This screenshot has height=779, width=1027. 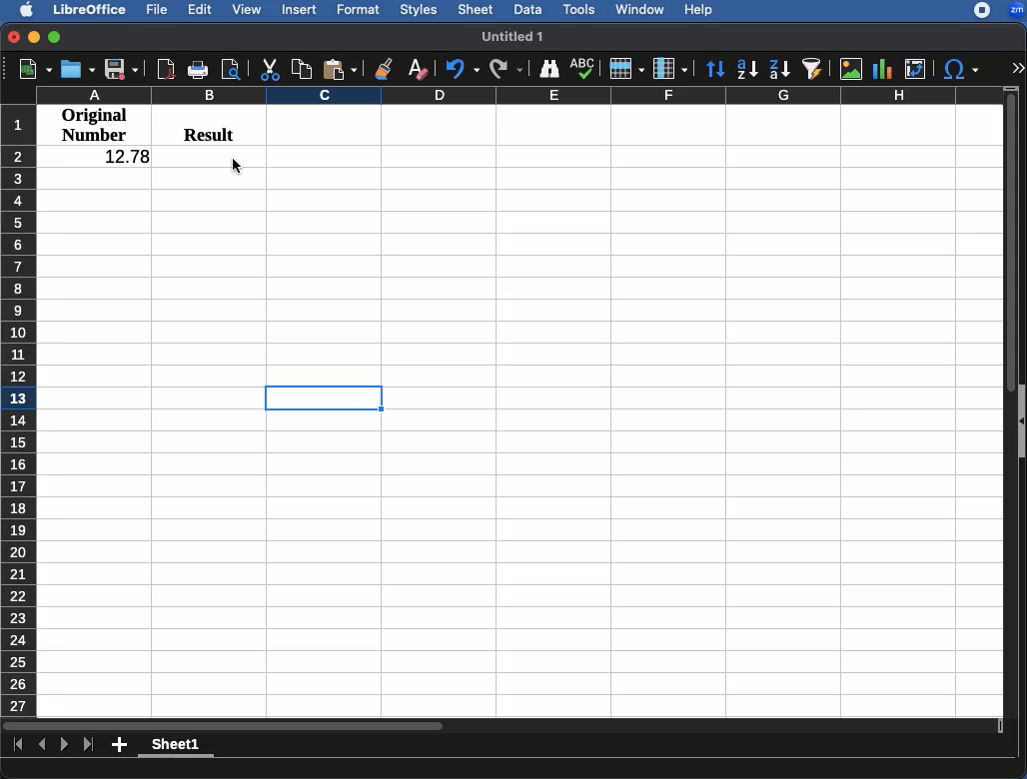 I want to click on Styles, so click(x=421, y=9).